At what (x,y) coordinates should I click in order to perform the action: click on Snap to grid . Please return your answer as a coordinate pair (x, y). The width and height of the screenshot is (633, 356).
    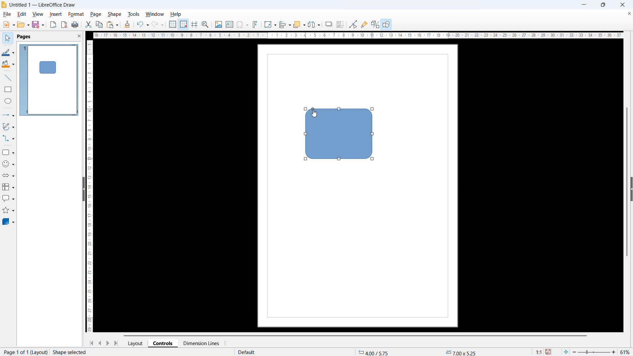
    Looking at the image, I should click on (183, 25).